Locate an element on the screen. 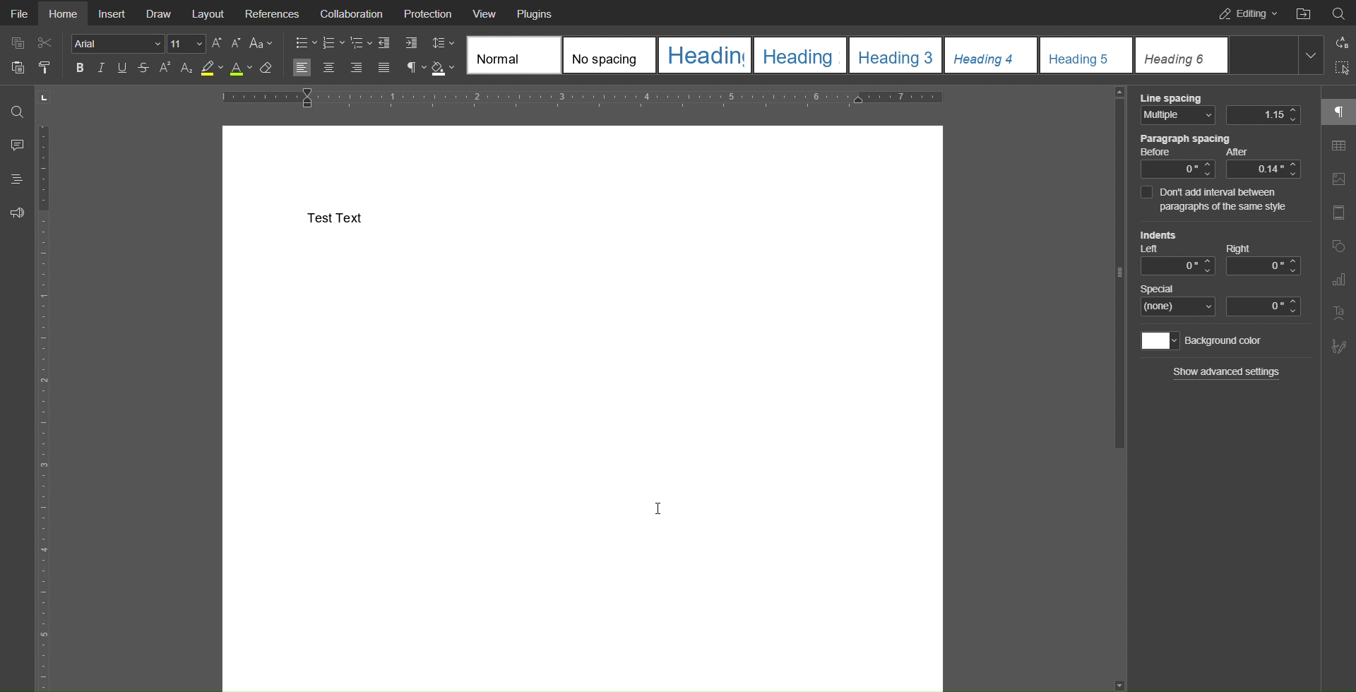 The image size is (1356, 692). Search is located at coordinates (1338, 11).